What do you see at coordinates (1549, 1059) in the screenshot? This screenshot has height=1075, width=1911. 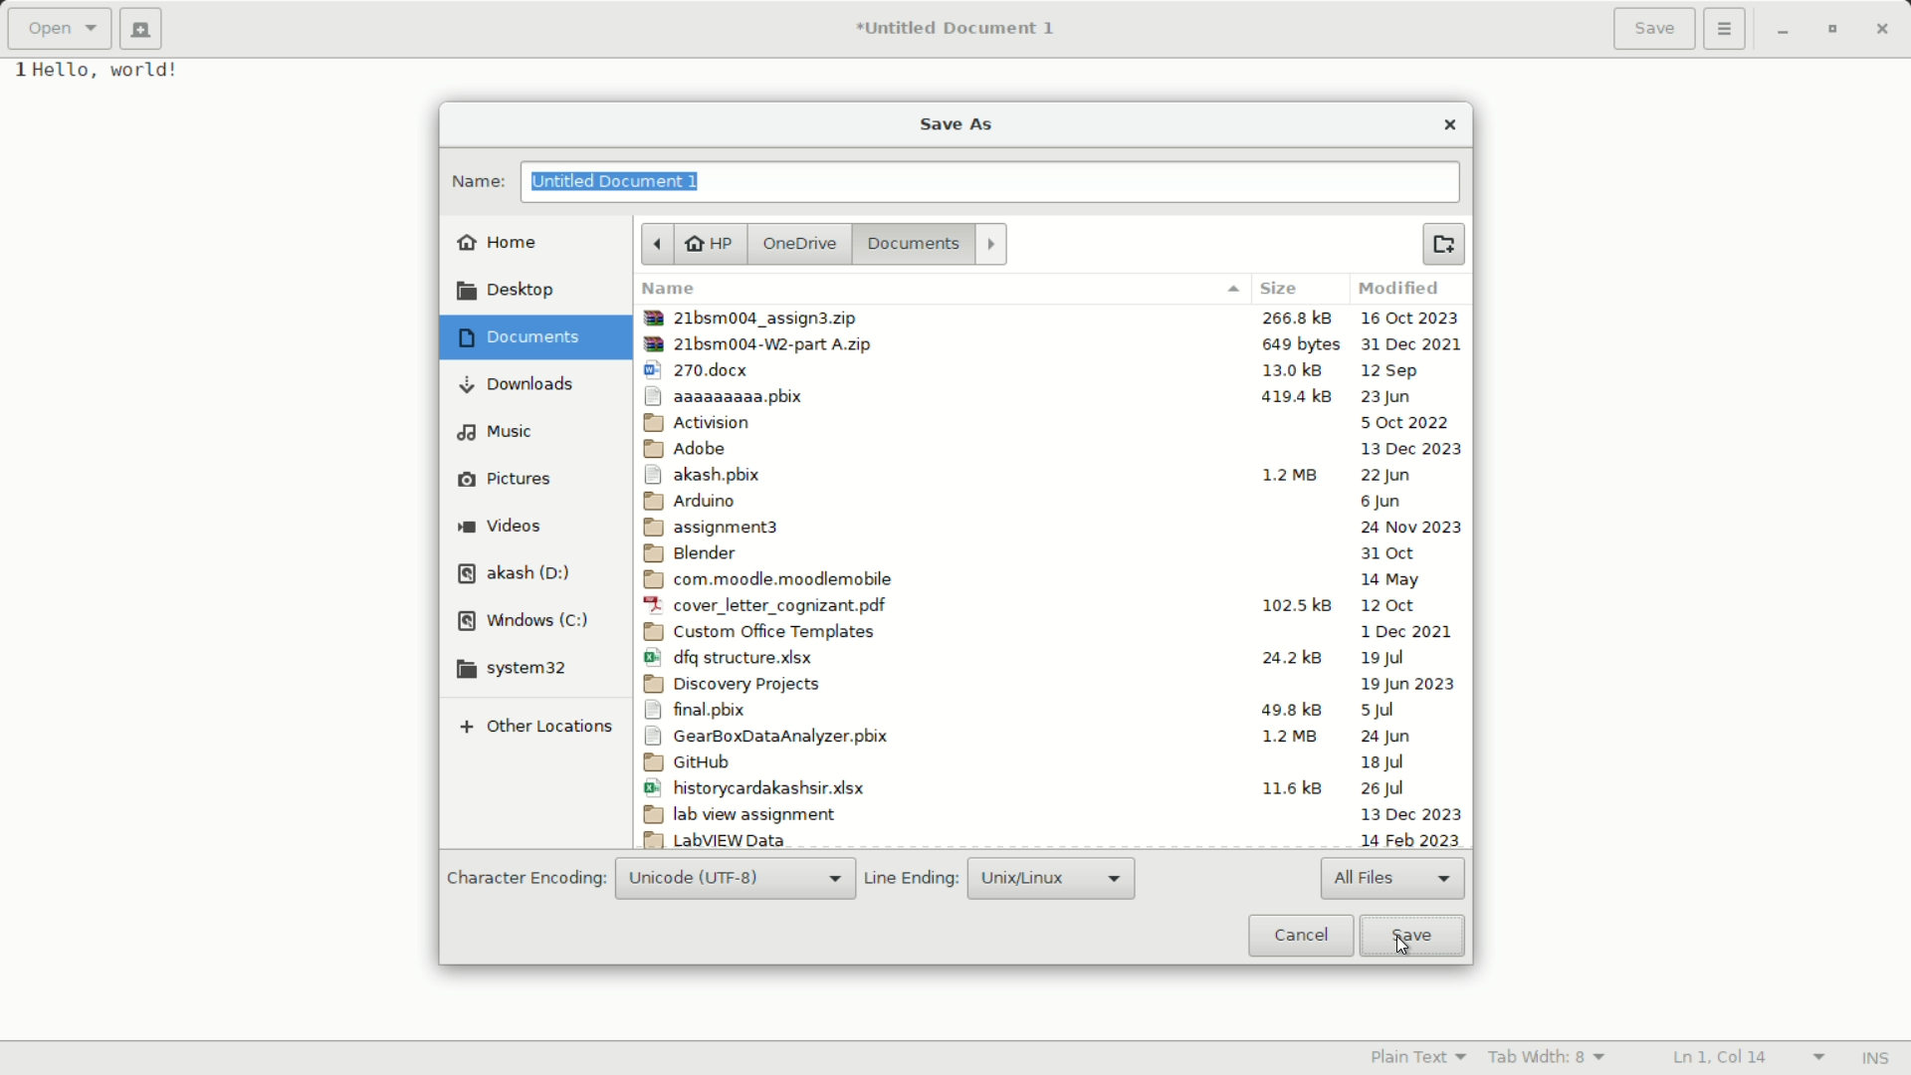 I see `tab width` at bounding box center [1549, 1059].